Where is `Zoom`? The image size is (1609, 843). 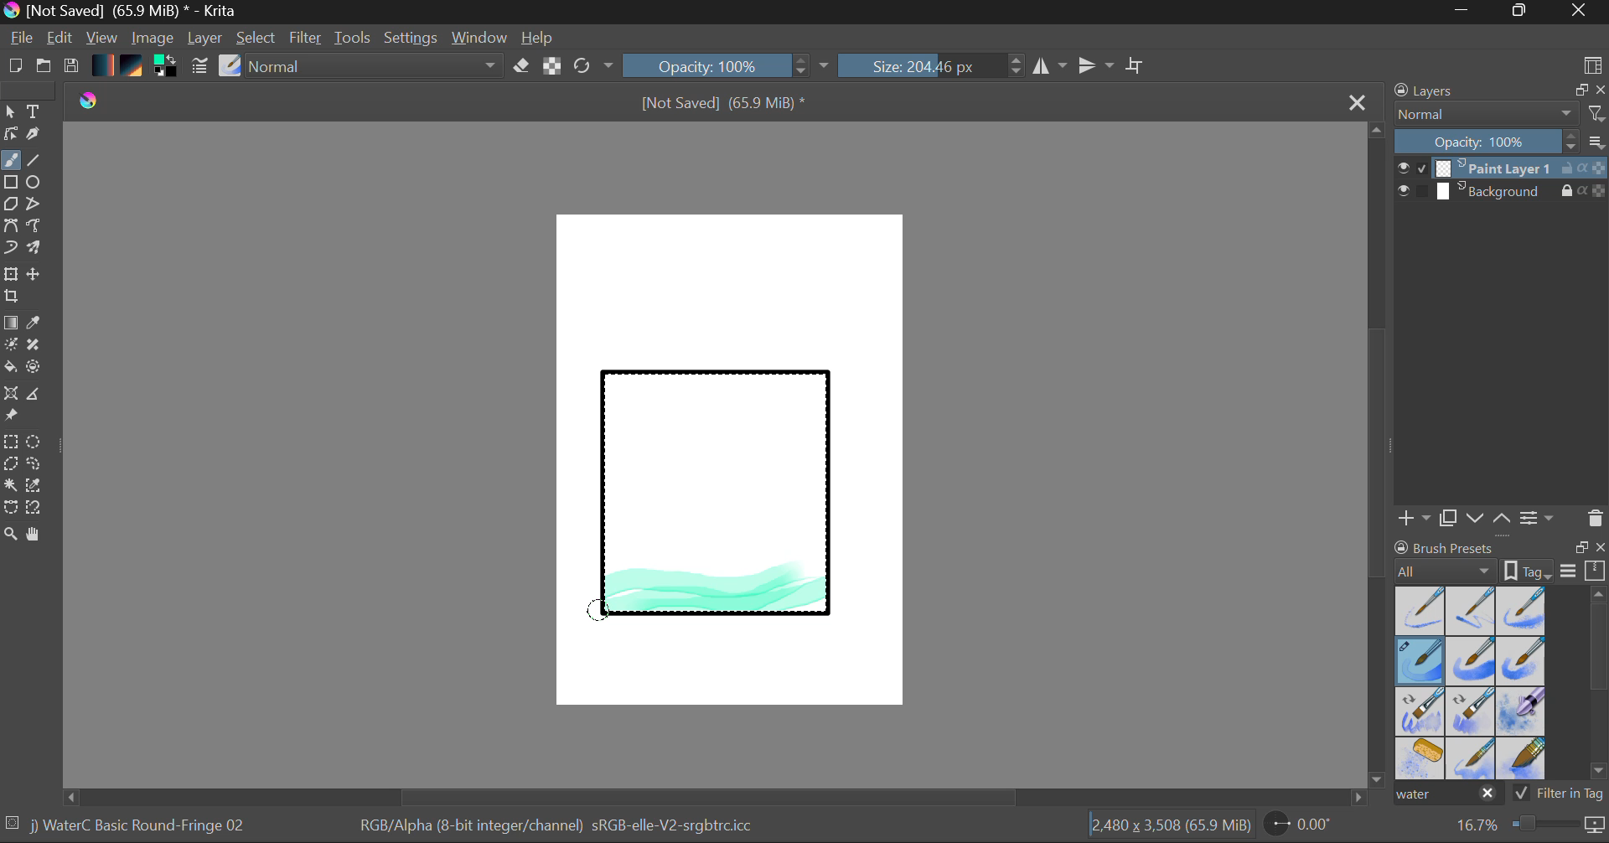
Zoom is located at coordinates (1528, 825).